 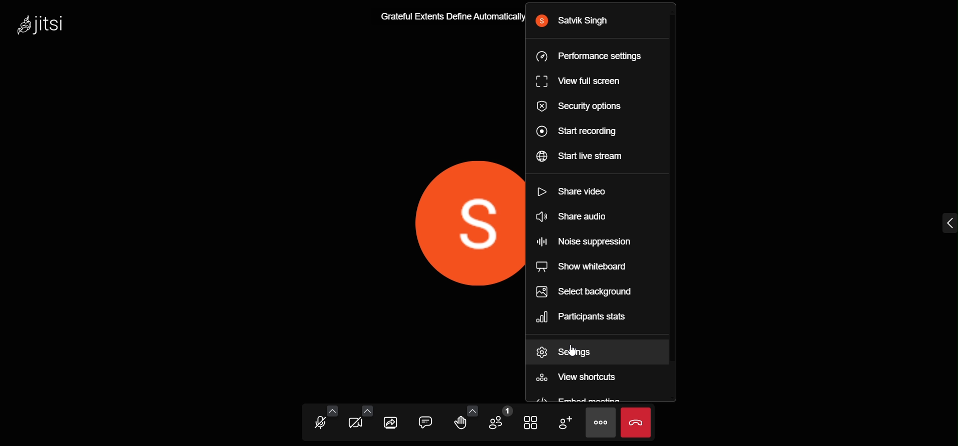 I want to click on start recording, so click(x=578, y=133).